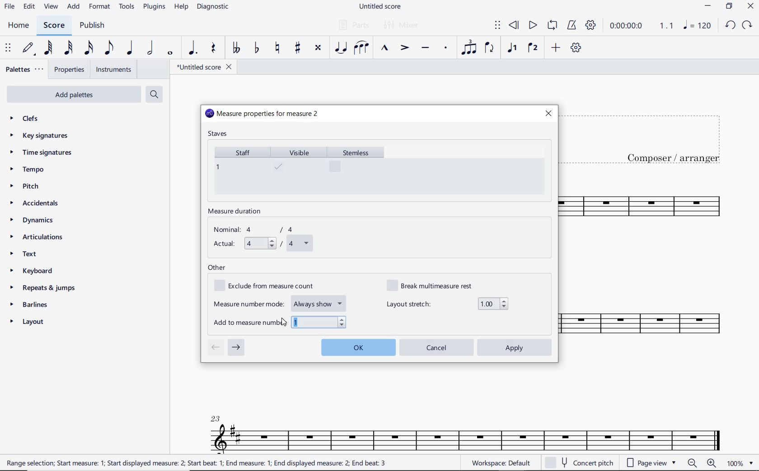 The width and height of the screenshot is (759, 471). Describe the element at coordinates (73, 94) in the screenshot. I see `ADD PALETTES` at that location.